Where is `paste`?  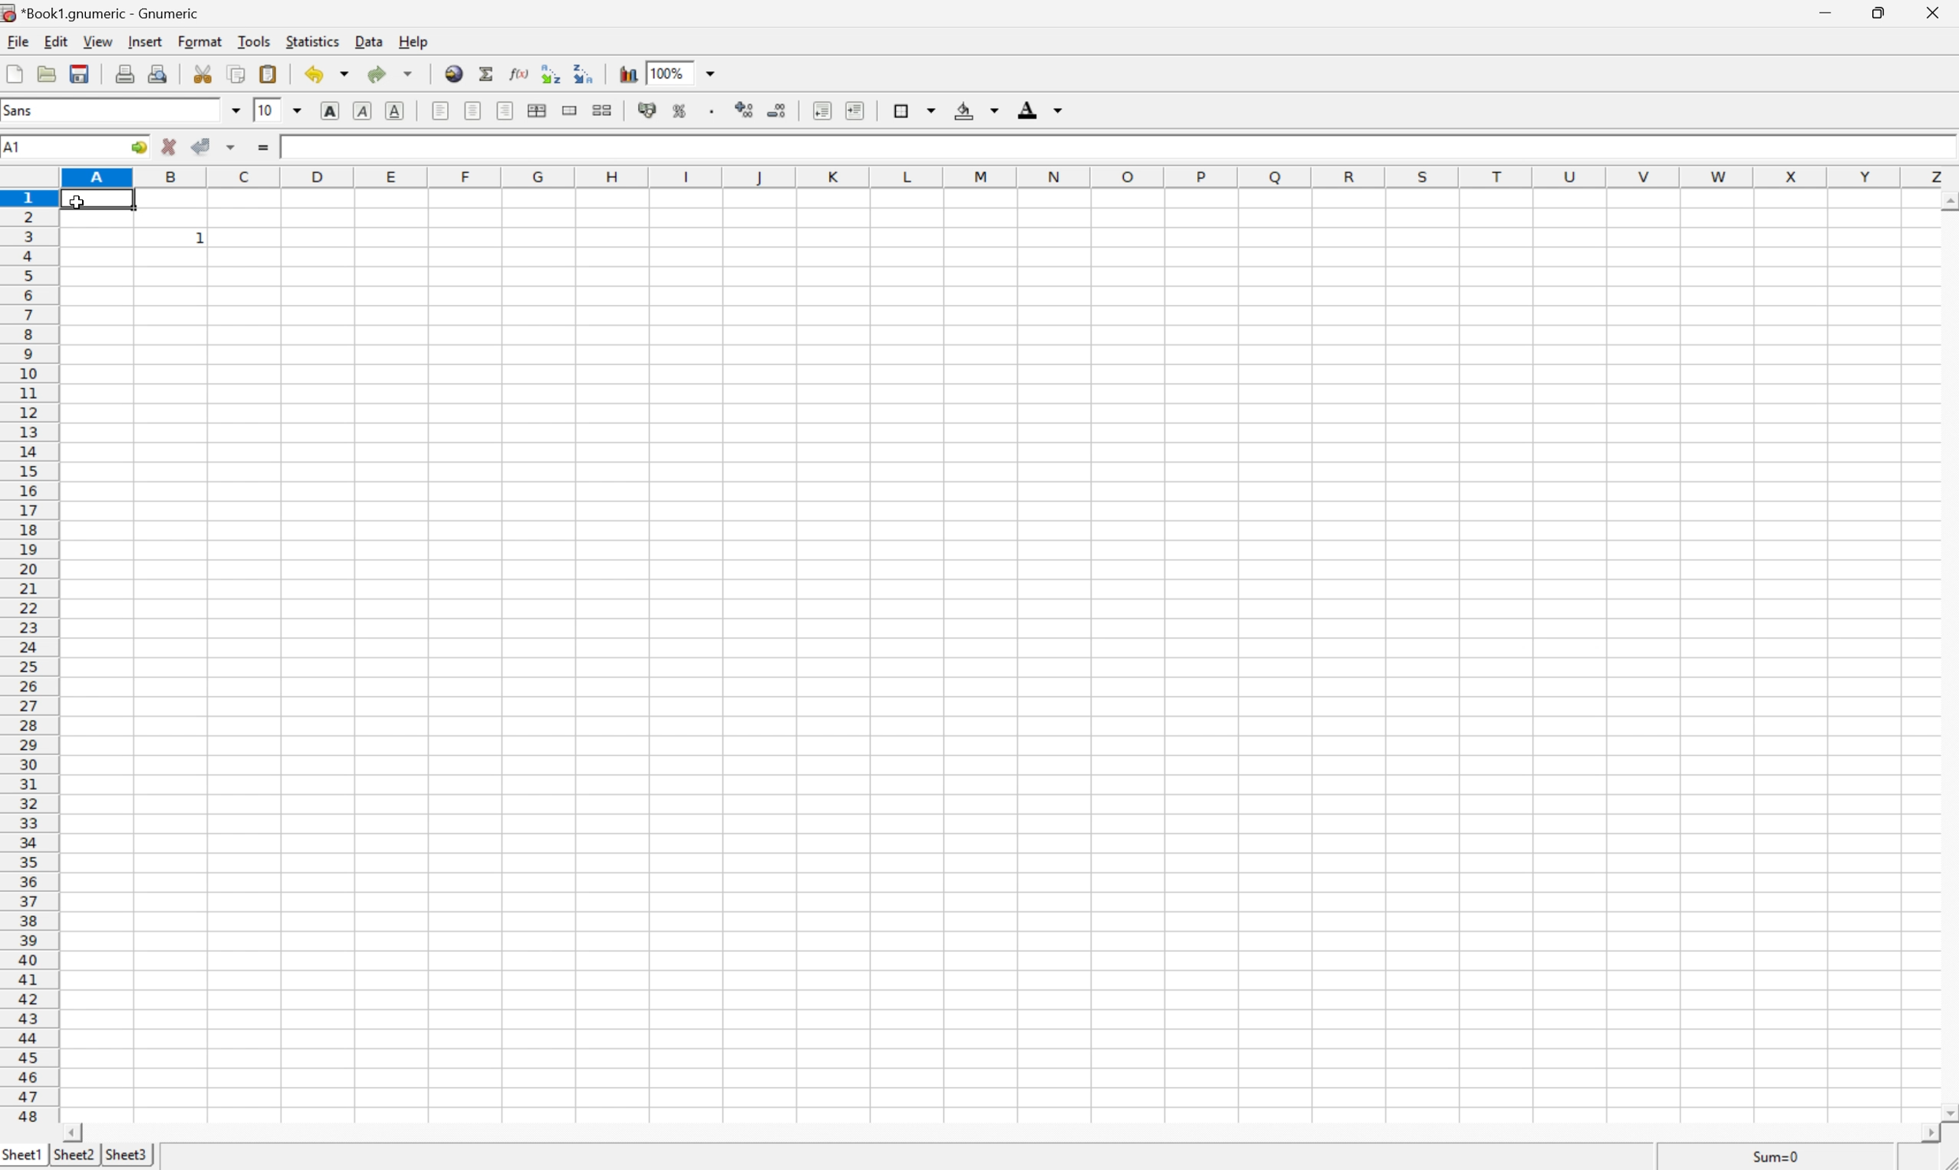
paste is located at coordinates (270, 73).